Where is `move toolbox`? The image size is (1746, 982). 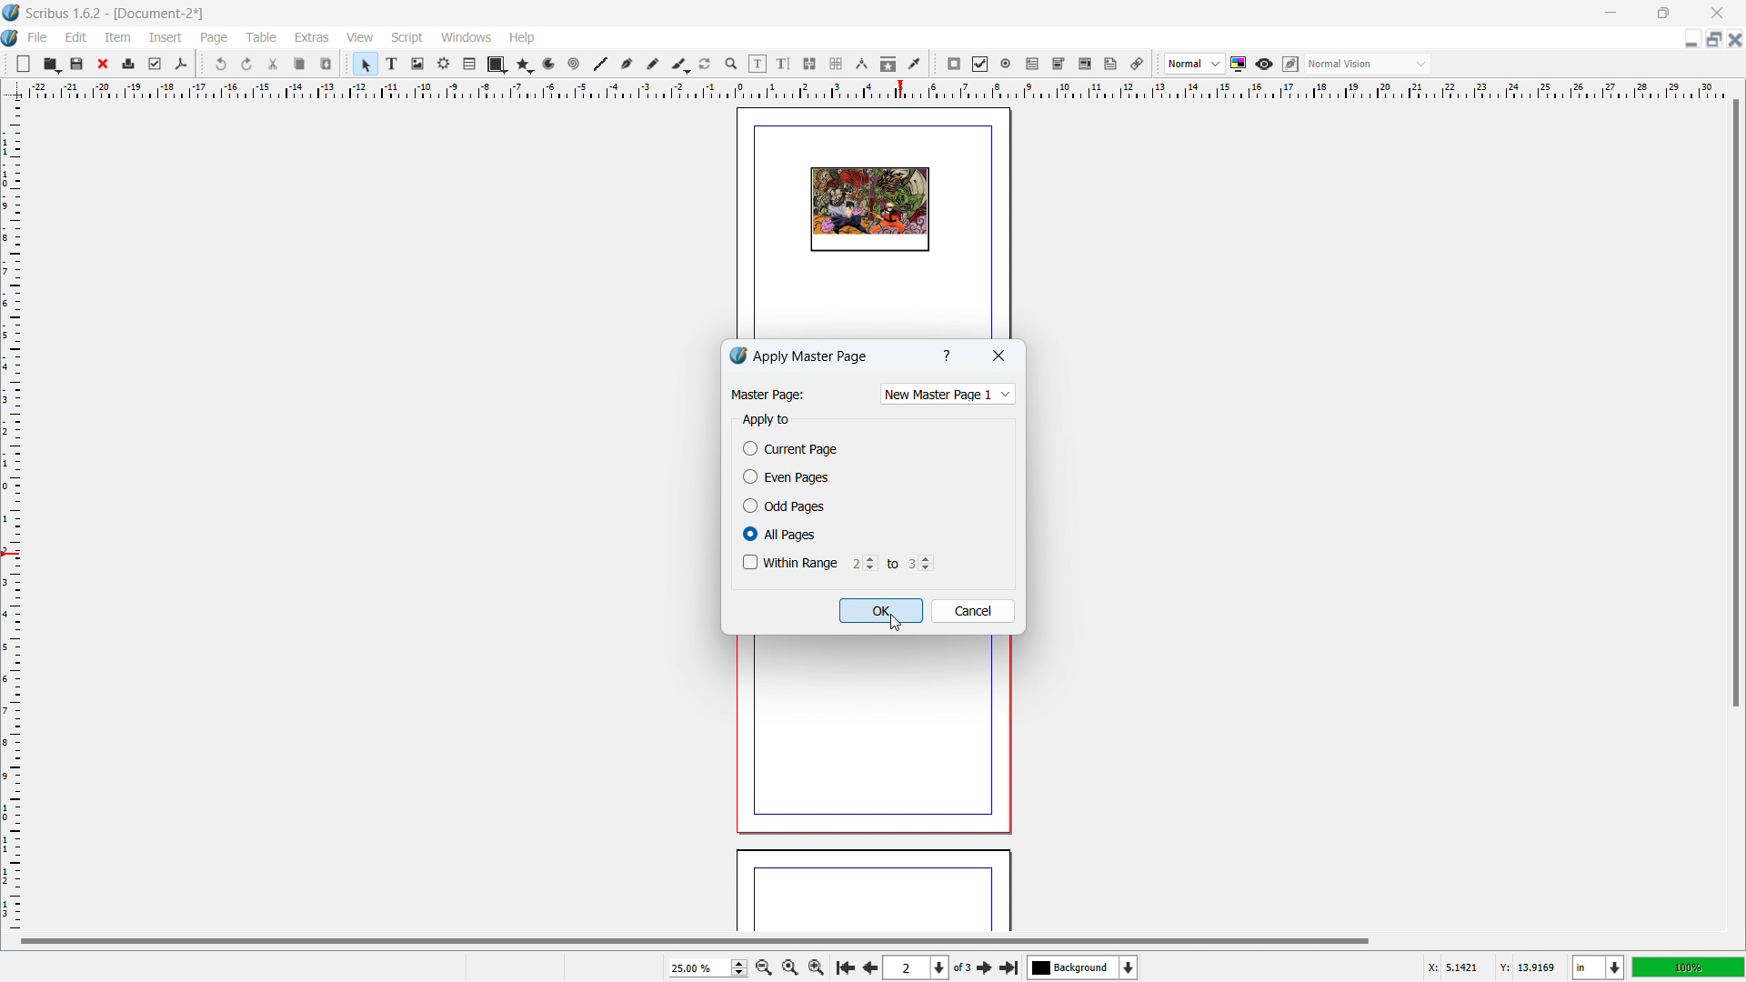
move toolbox is located at coordinates (1158, 65).